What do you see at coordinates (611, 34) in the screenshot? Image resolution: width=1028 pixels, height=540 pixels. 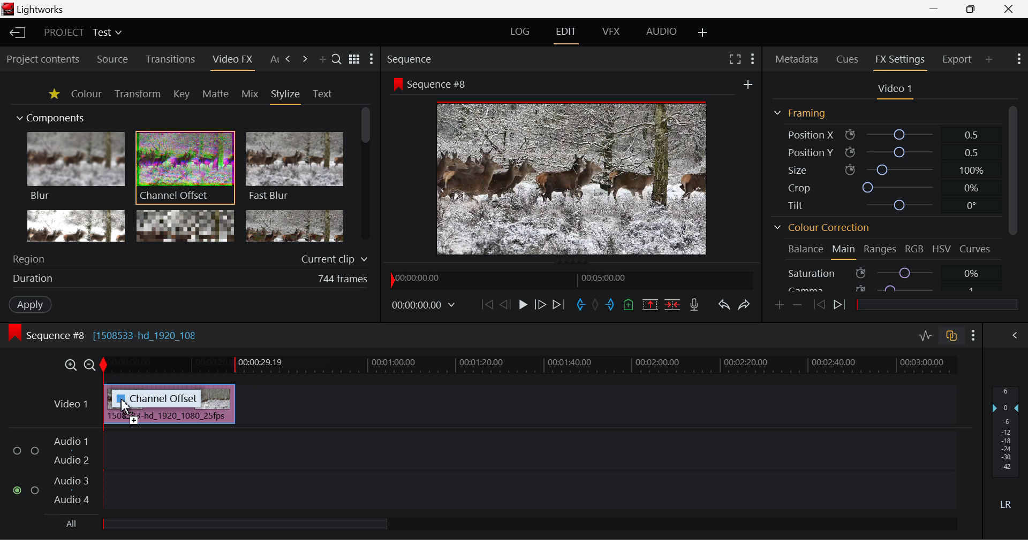 I see `VFX Layout` at bounding box center [611, 34].